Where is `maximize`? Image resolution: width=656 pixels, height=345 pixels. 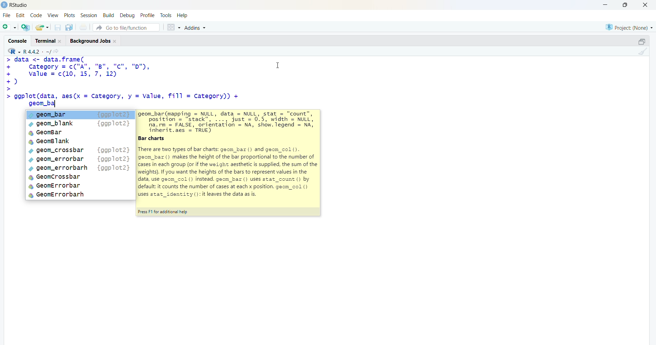 maximize is located at coordinates (642, 42).